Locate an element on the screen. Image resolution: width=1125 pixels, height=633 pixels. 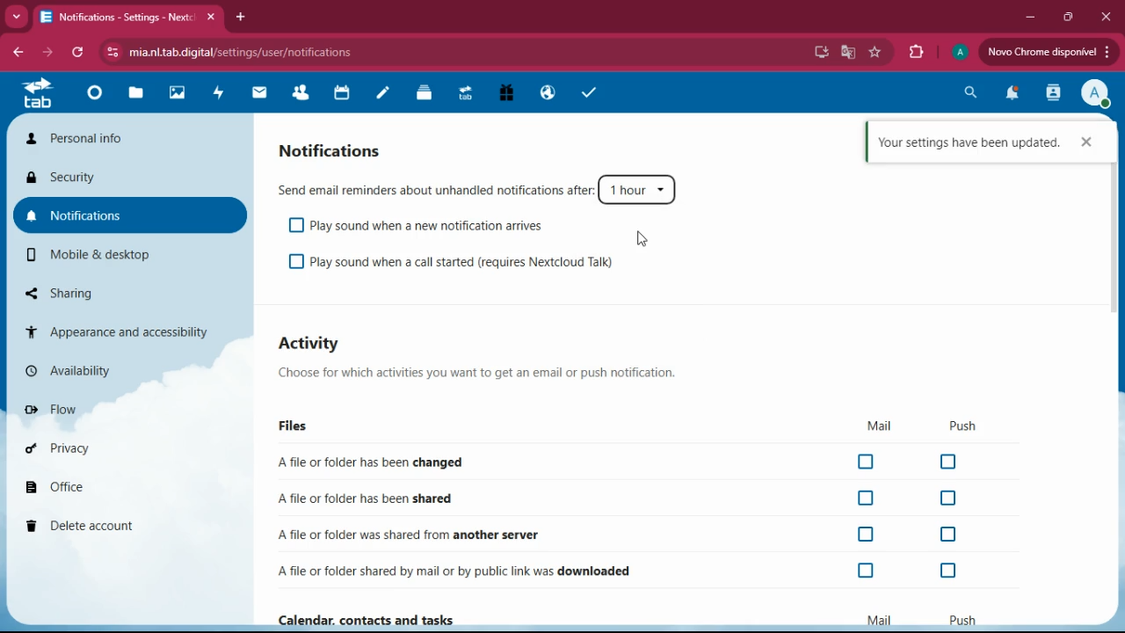
off is located at coordinates (867, 571).